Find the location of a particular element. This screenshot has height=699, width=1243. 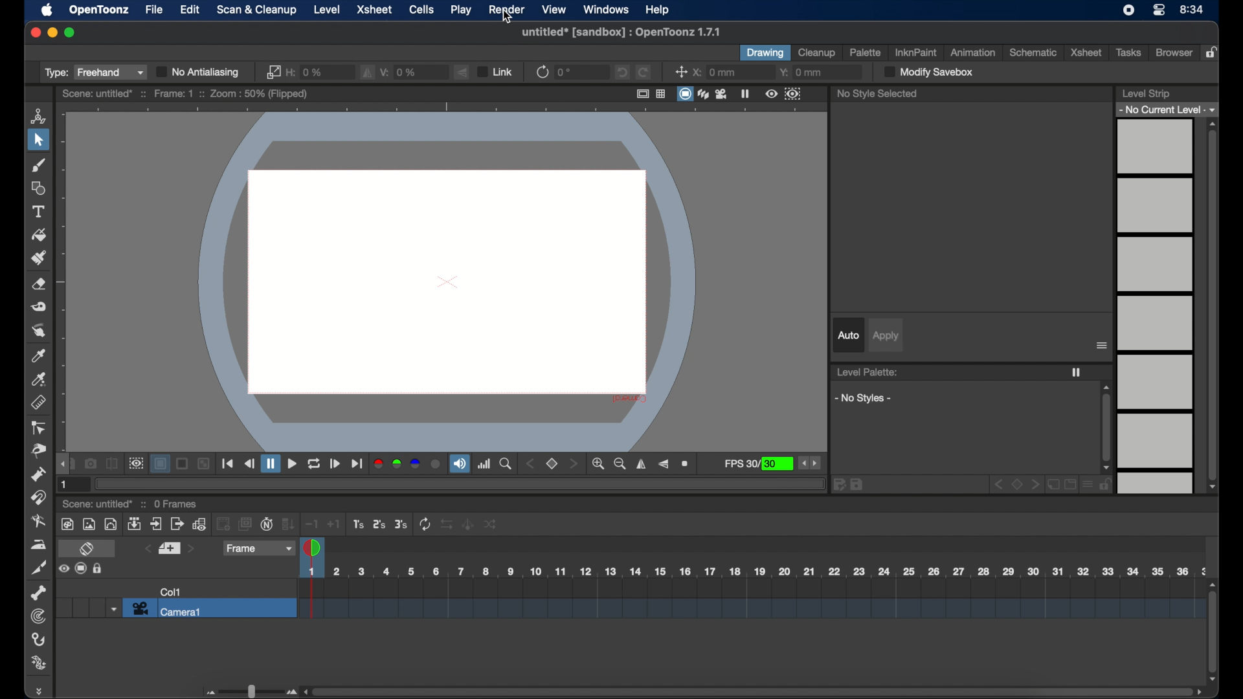

scene is located at coordinates (185, 94).